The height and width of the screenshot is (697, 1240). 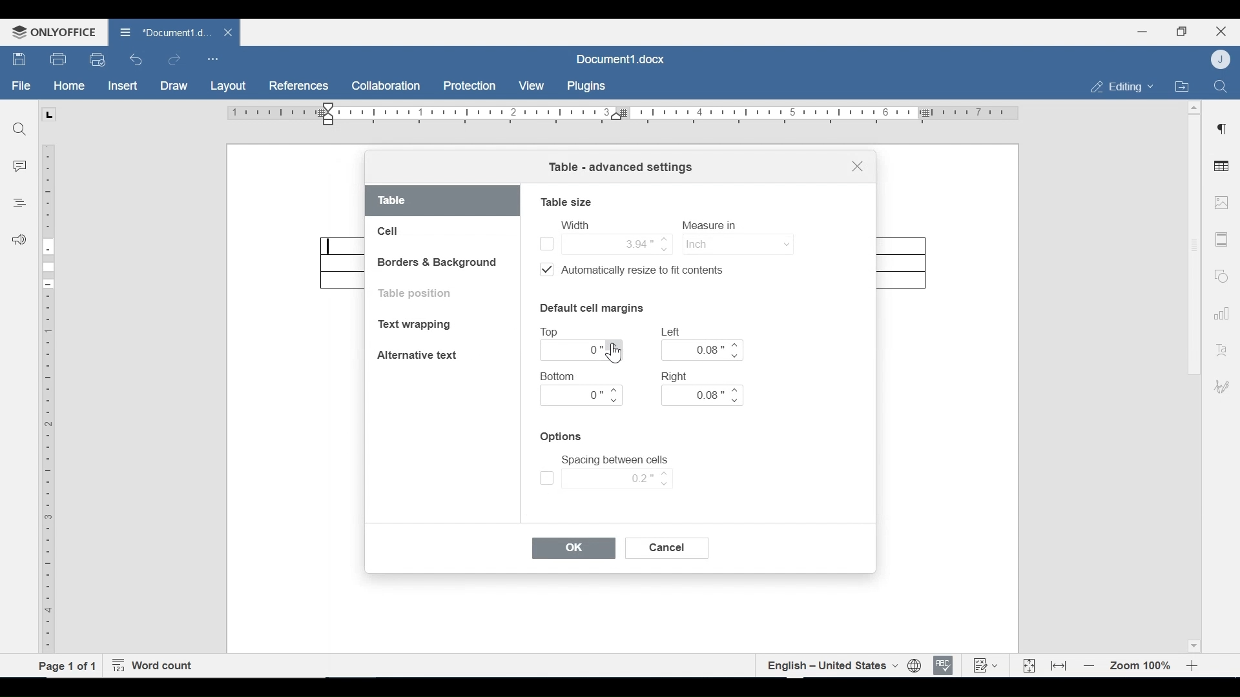 I want to click on Comment, so click(x=20, y=168).